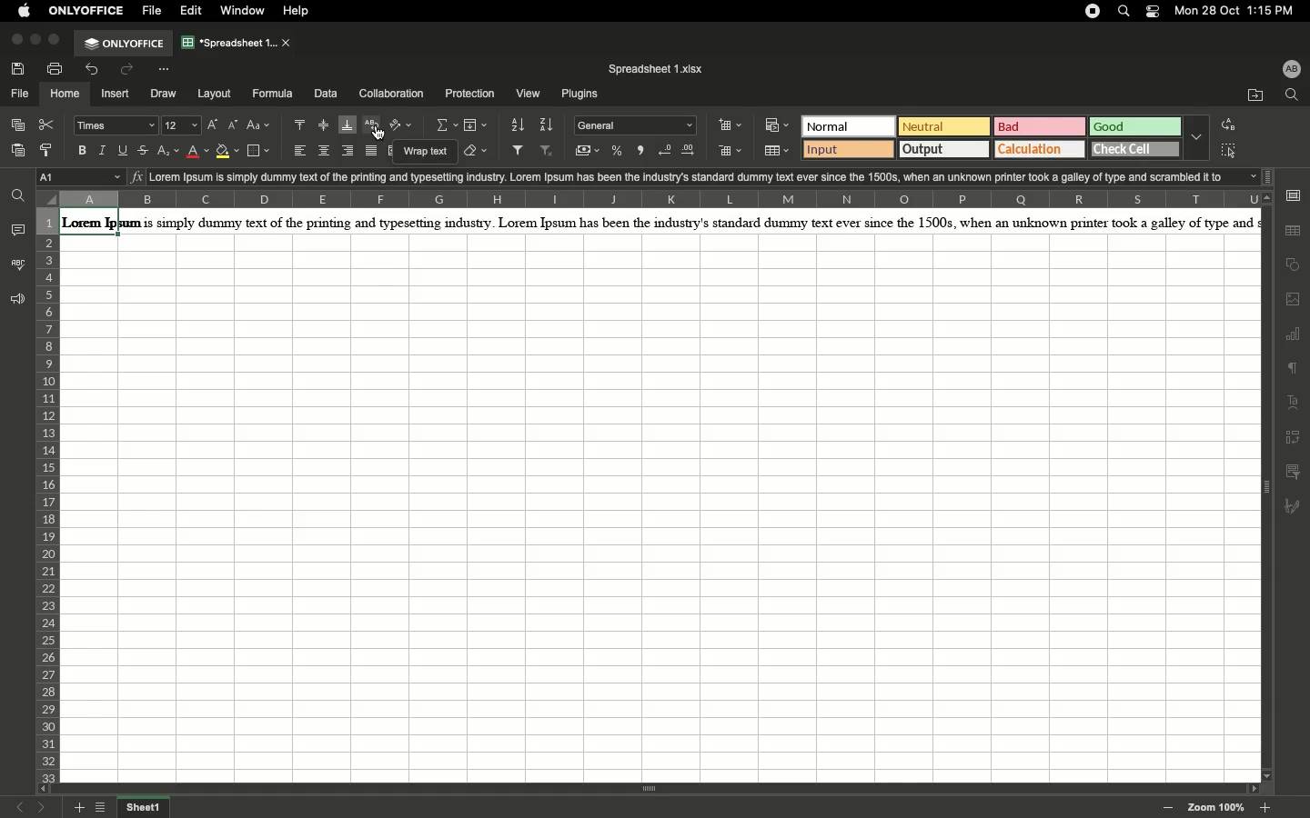 The image size is (1310, 818). What do you see at coordinates (646, 199) in the screenshot?
I see `Column` at bounding box center [646, 199].